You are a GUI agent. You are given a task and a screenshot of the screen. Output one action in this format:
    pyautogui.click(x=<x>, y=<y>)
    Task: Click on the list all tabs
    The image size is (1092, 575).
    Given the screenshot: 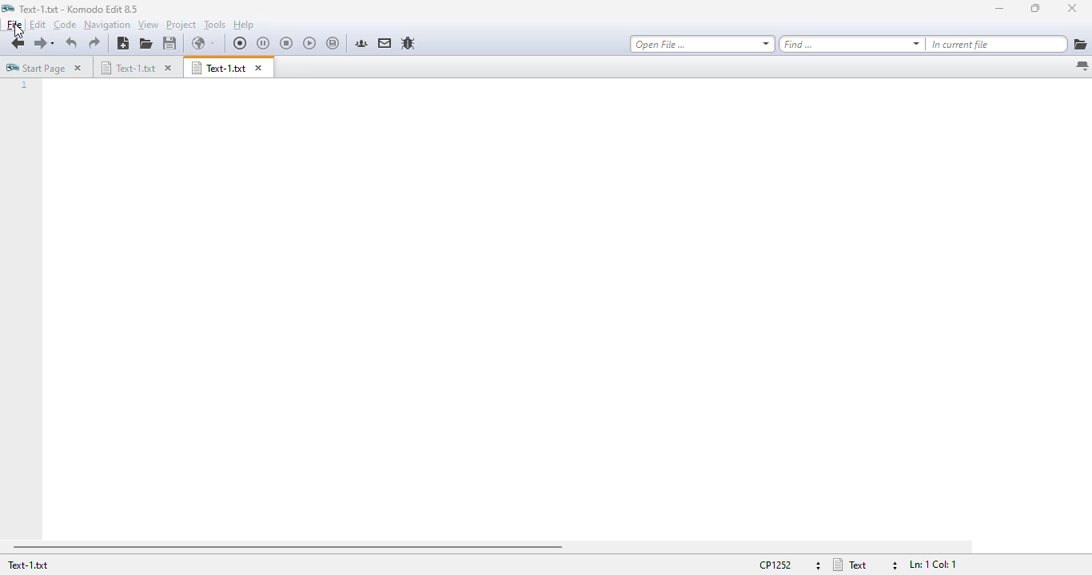 What is the action you would take?
    pyautogui.click(x=1082, y=67)
    